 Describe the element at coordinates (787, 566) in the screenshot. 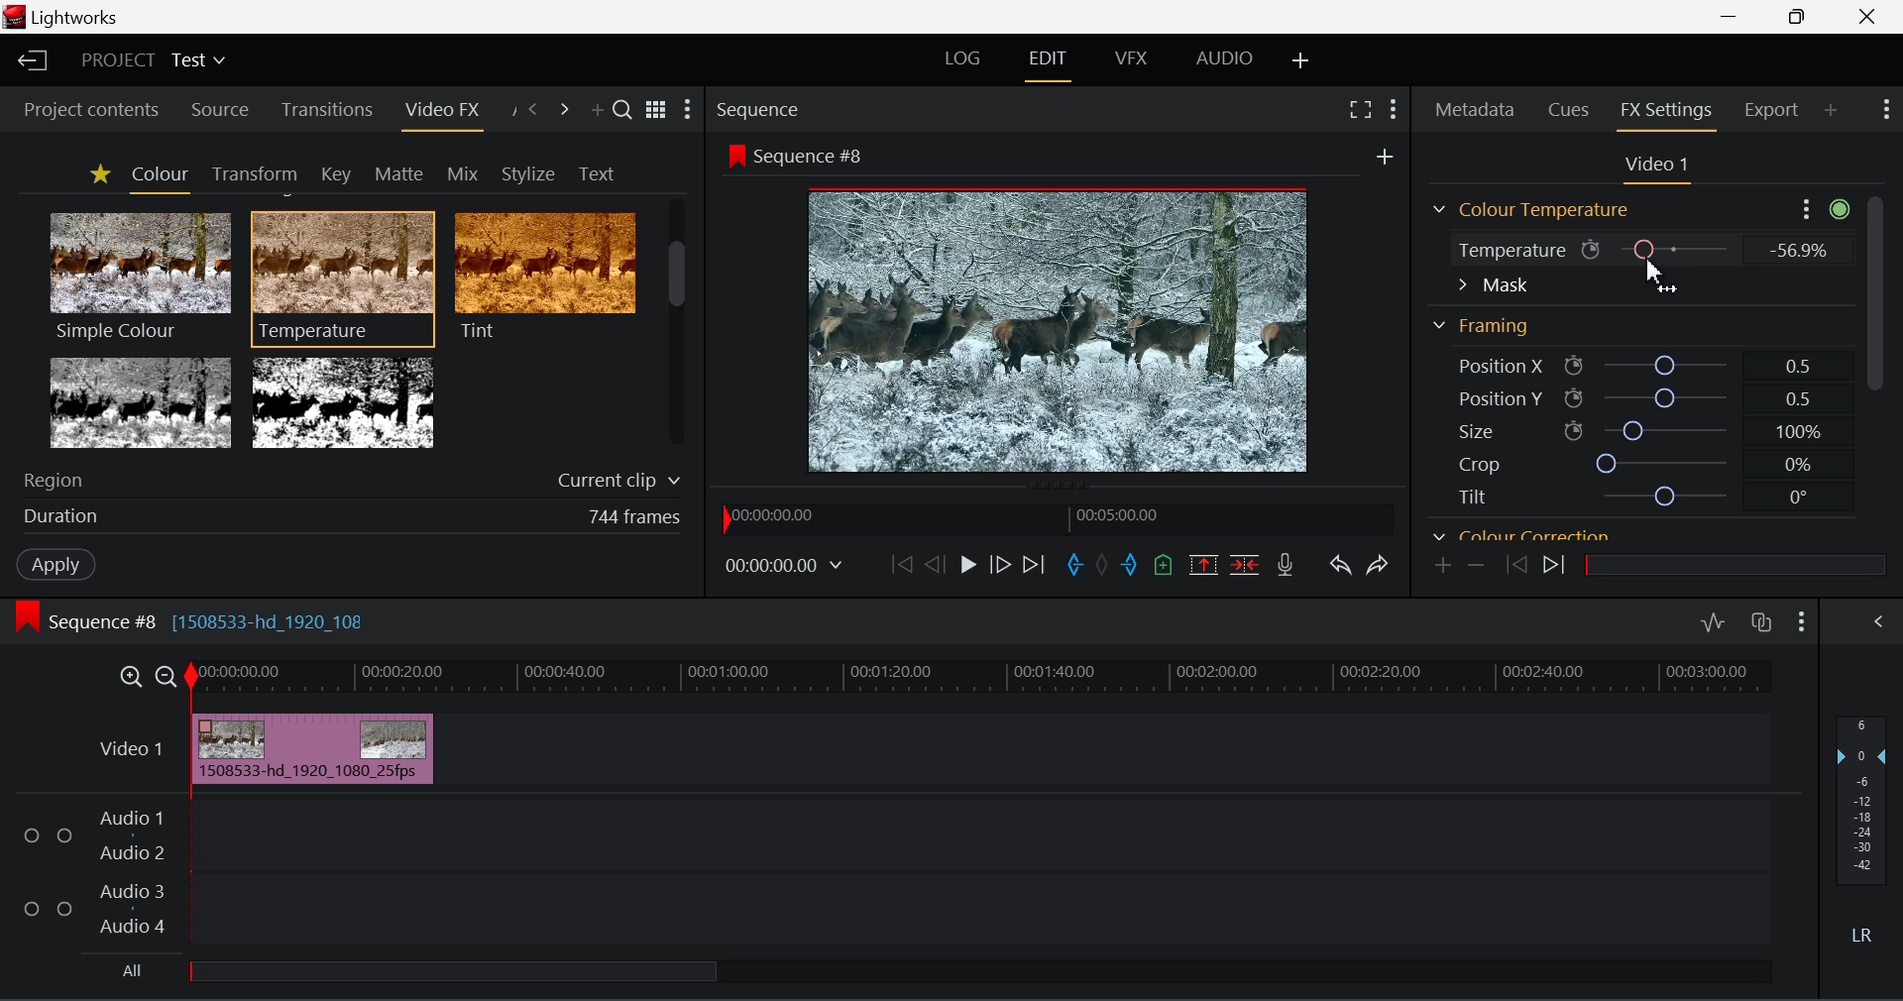

I see `00:00:00.00` at that location.